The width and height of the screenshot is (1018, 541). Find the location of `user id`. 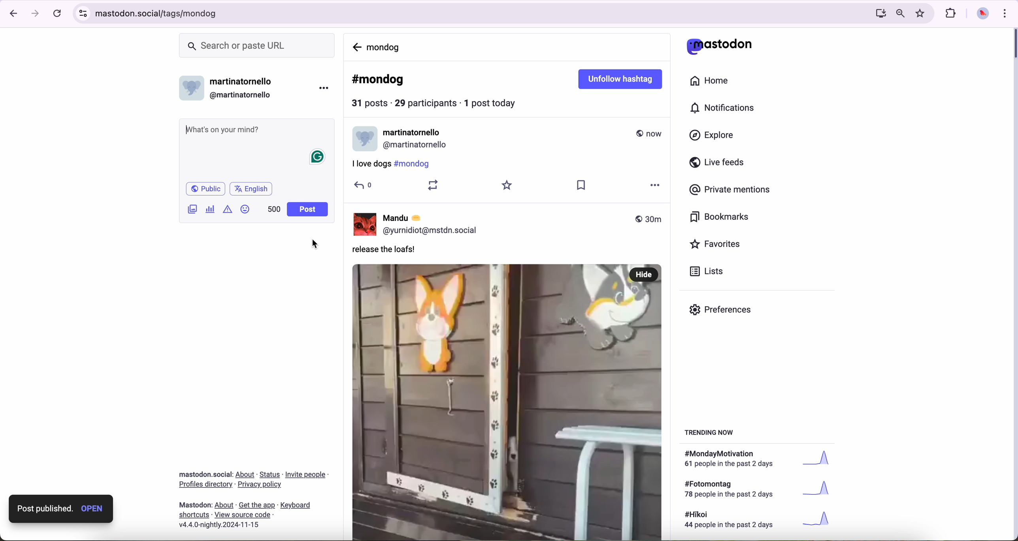

user id is located at coordinates (243, 95).